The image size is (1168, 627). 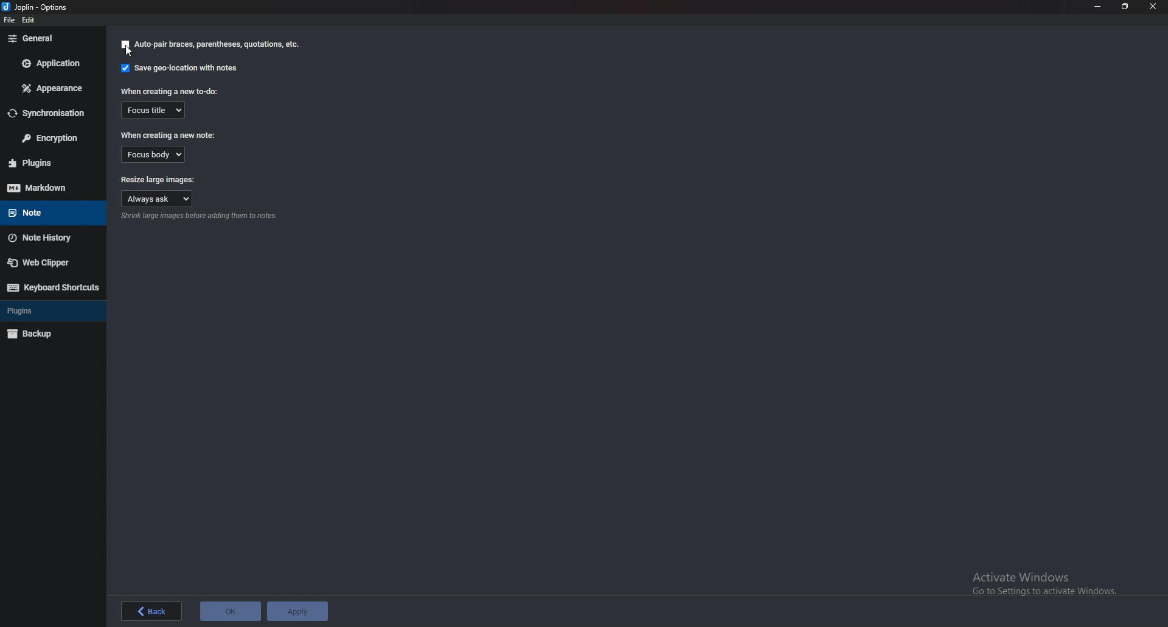 I want to click on Appearance, so click(x=50, y=89).